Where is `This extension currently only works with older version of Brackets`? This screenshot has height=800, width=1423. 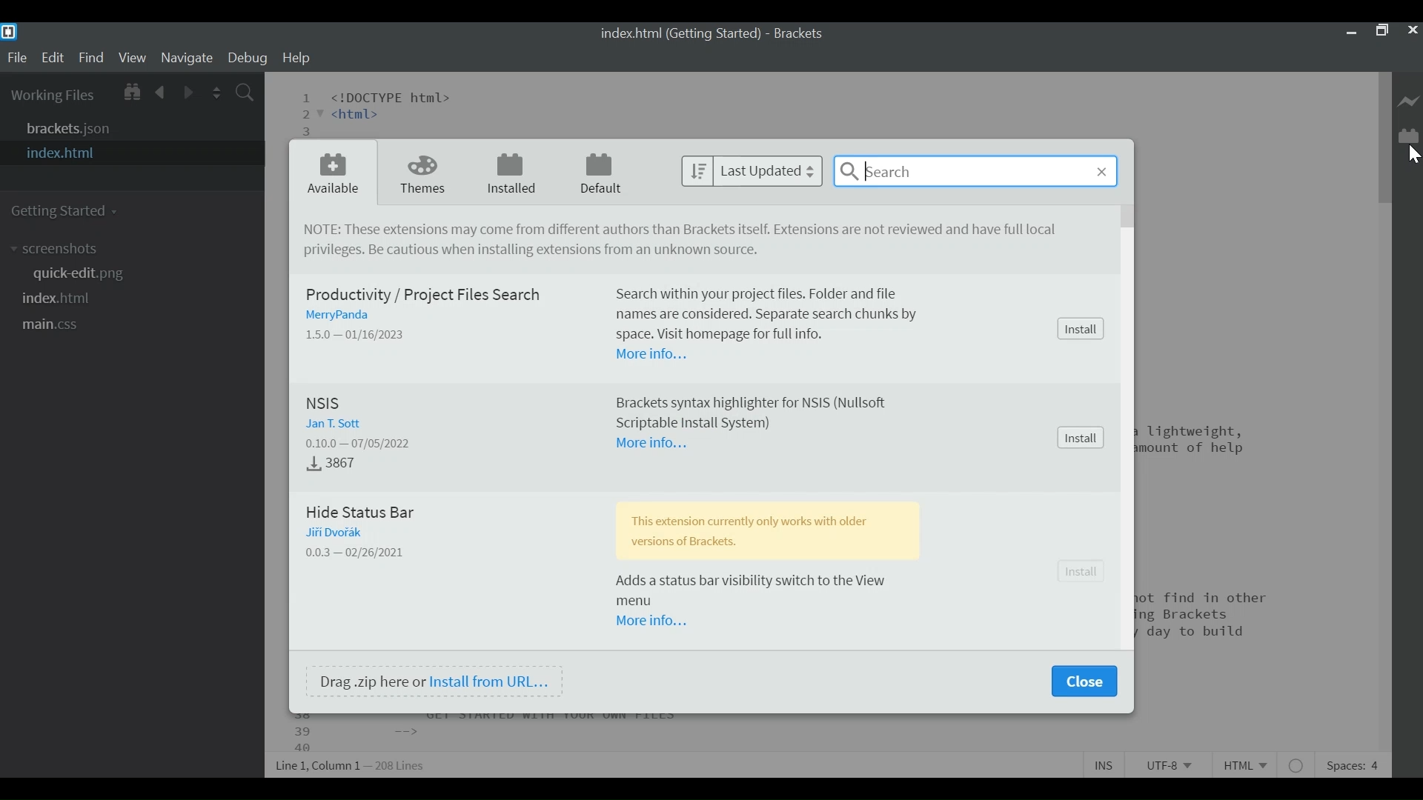 This extension currently only works with older version of Brackets is located at coordinates (767, 531).